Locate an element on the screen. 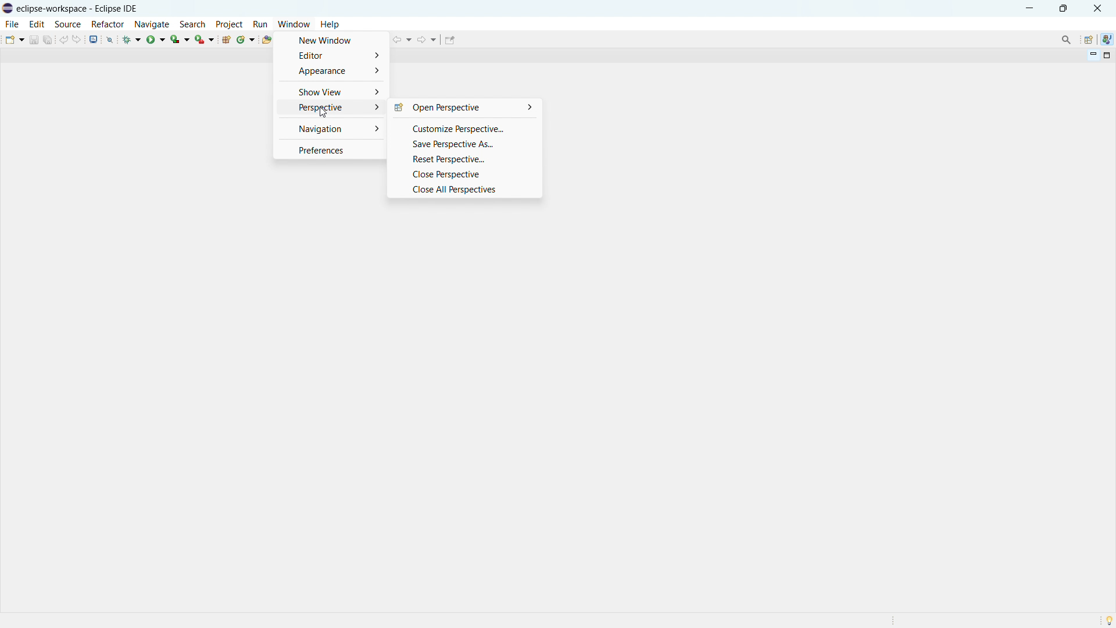  customize perspective is located at coordinates (463, 128).